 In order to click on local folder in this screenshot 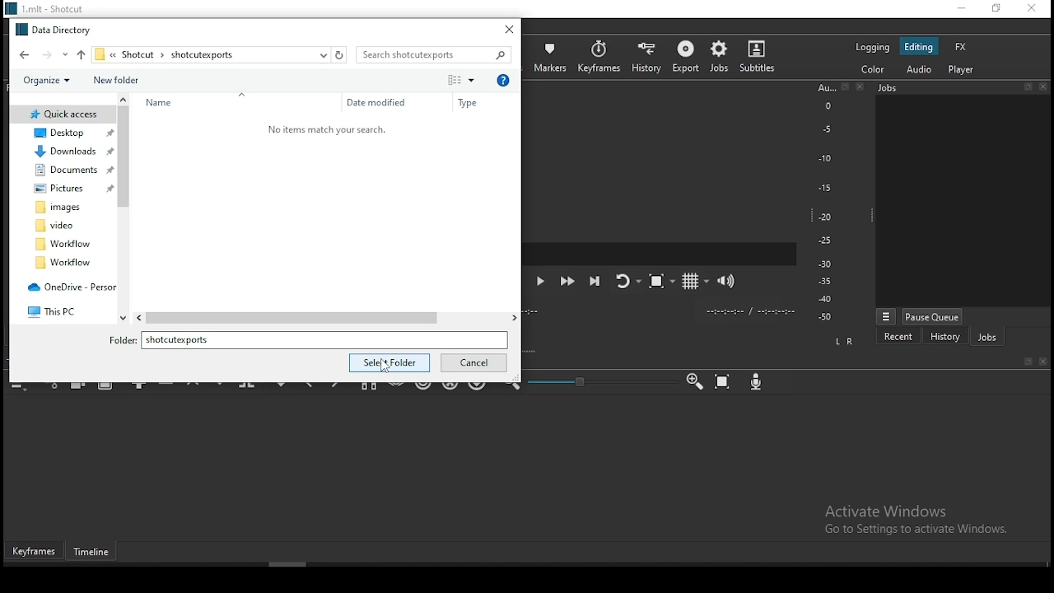, I will do `click(66, 171)`.